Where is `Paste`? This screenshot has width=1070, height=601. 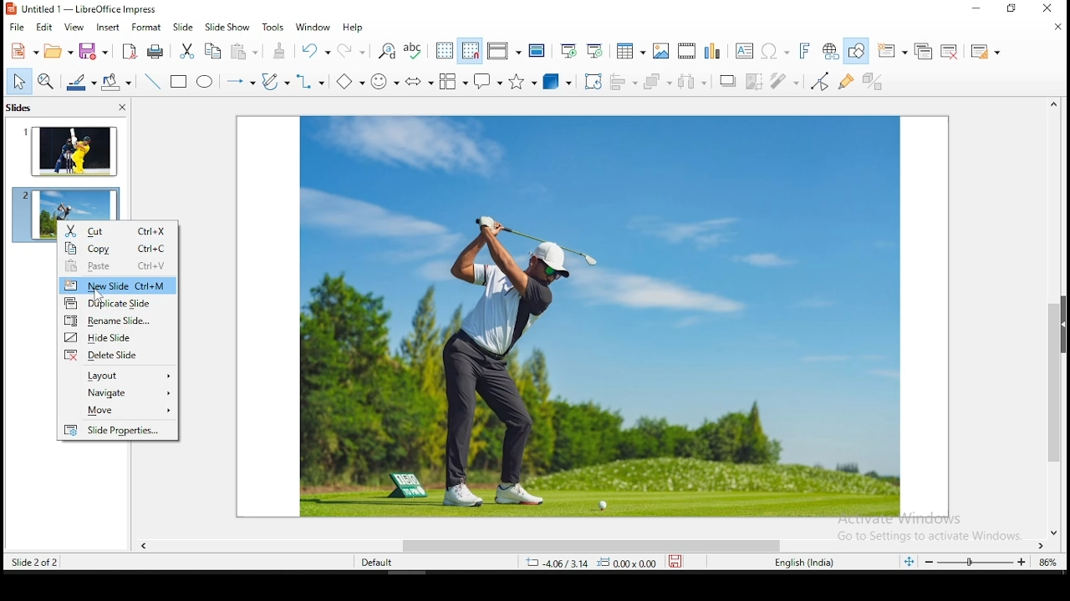 Paste is located at coordinates (119, 265).